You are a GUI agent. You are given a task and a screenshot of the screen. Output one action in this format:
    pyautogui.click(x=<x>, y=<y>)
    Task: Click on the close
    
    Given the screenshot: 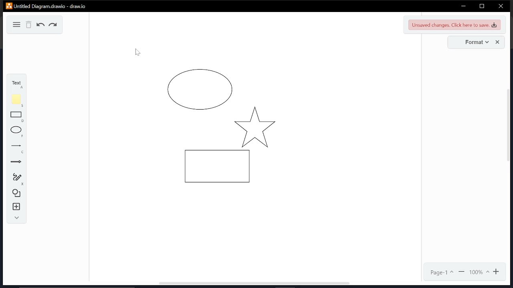 What is the action you would take?
    pyautogui.click(x=501, y=7)
    